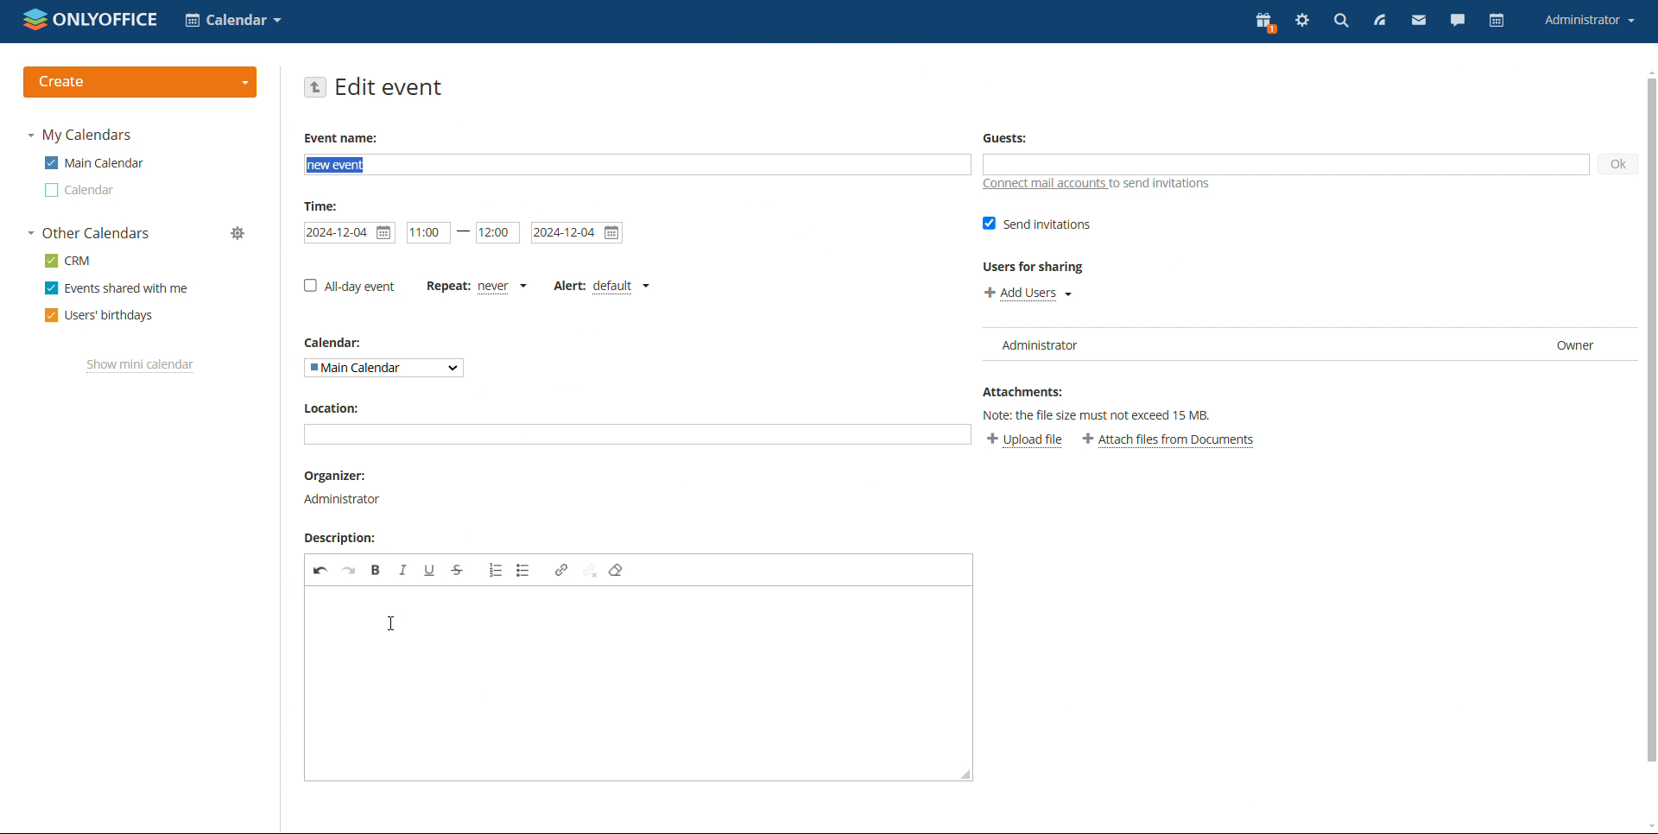 Image resolution: width=1658 pixels, height=834 pixels. What do you see at coordinates (377, 570) in the screenshot?
I see `bold` at bounding box center [377, 570].